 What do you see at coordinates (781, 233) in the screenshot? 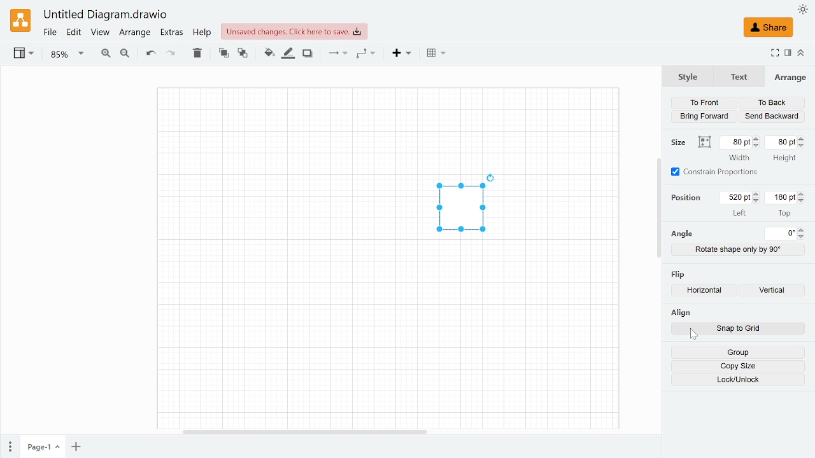
I see `Current angle(0%)` at bounding box center [781, 233].